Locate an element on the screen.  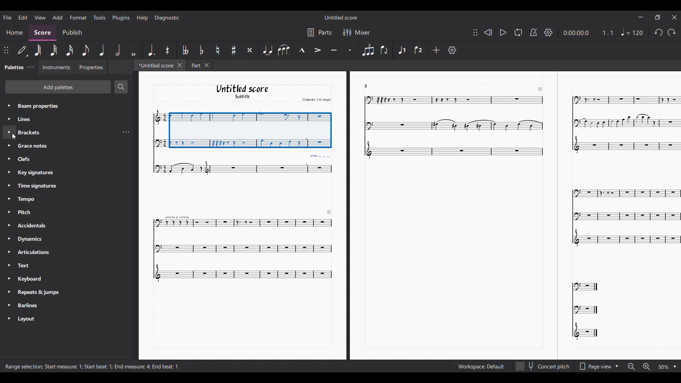
Minimize is located at coordinates (641, 17).